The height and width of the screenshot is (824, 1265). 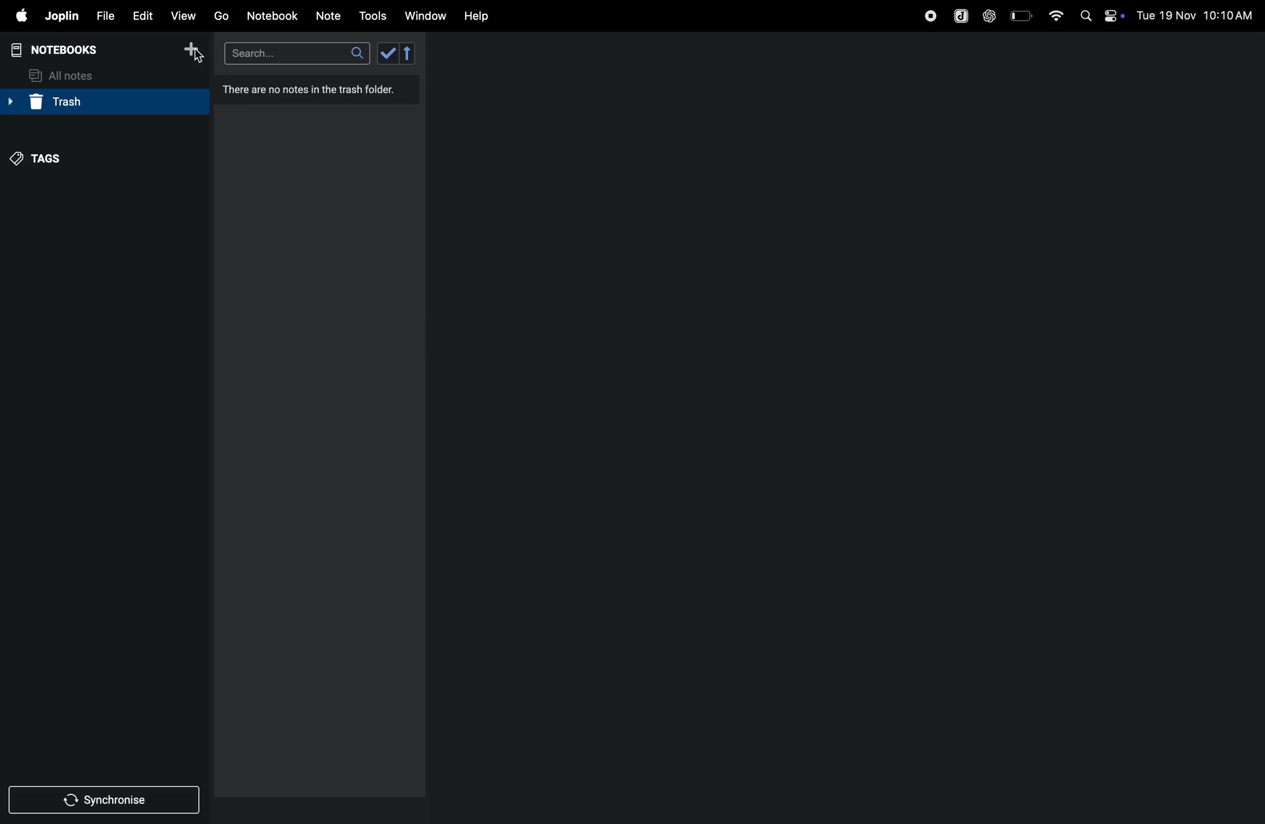 What do you see at coordinates (200, 56) in the screenshot?
I see `Cursor` at bounding box center [200, 56].